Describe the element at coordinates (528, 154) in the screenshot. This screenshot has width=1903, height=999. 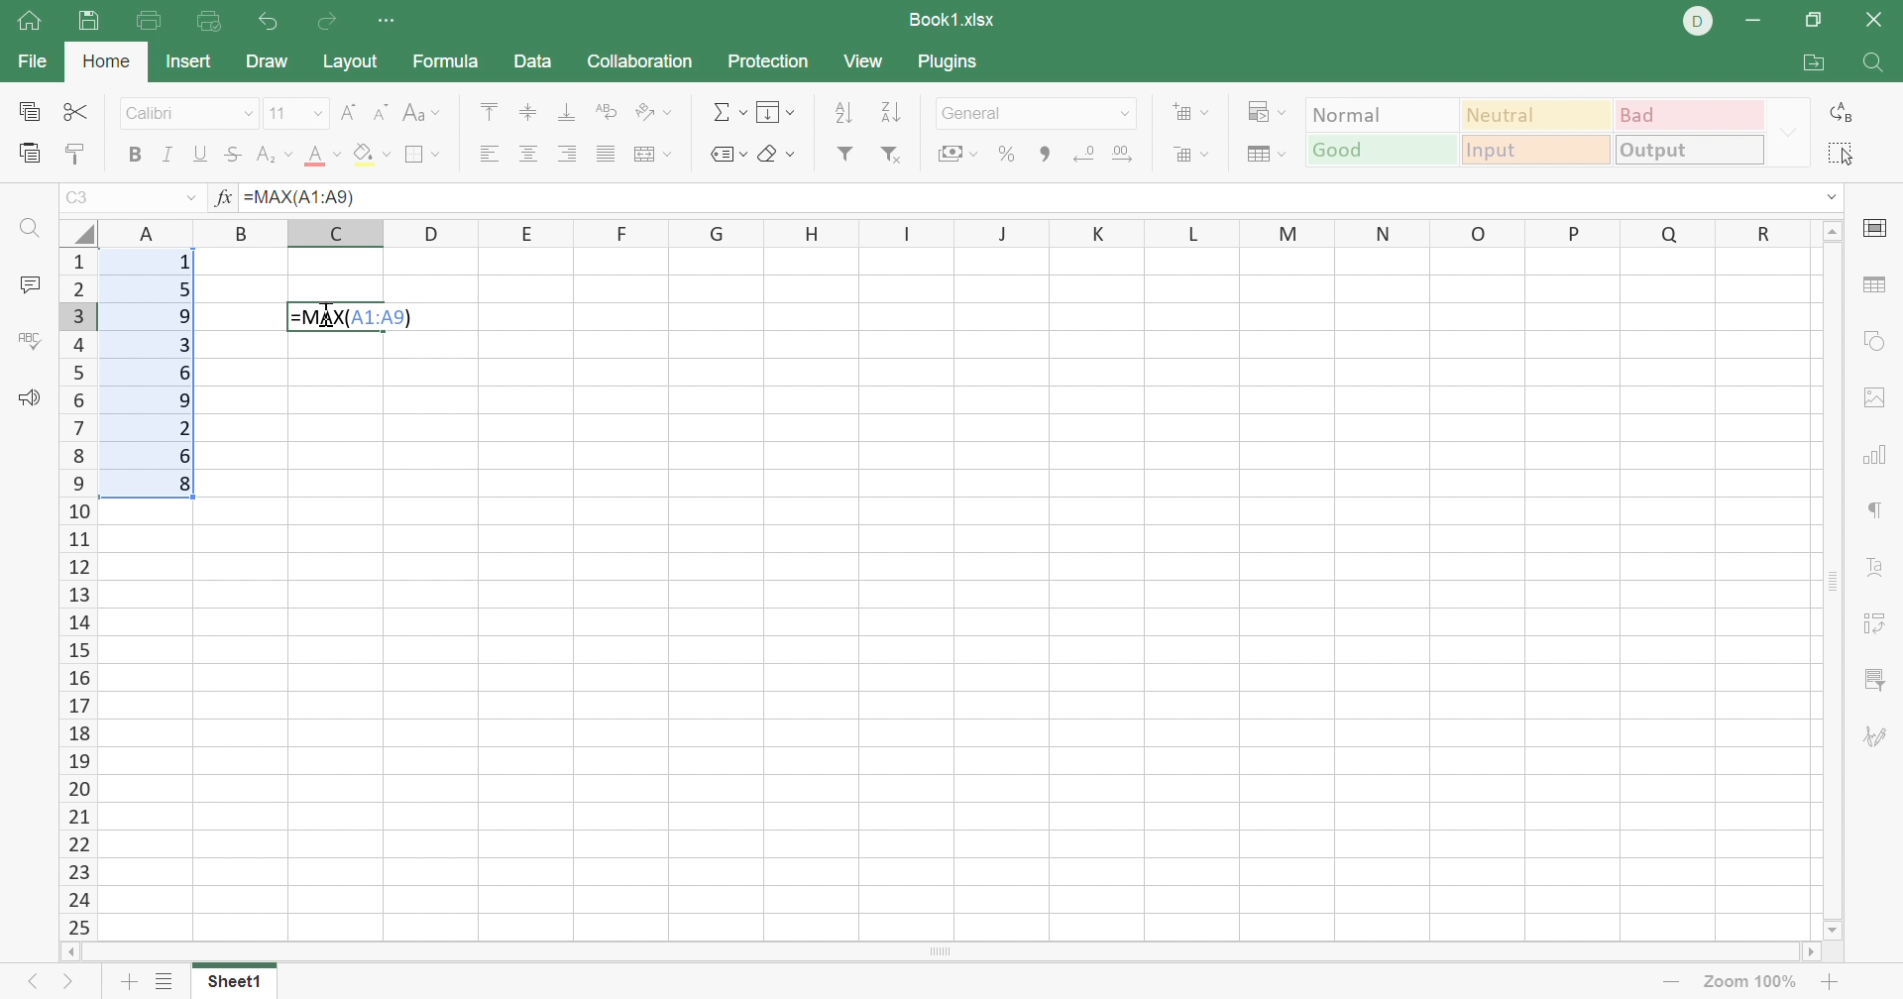
I see `Align Center` at that location.